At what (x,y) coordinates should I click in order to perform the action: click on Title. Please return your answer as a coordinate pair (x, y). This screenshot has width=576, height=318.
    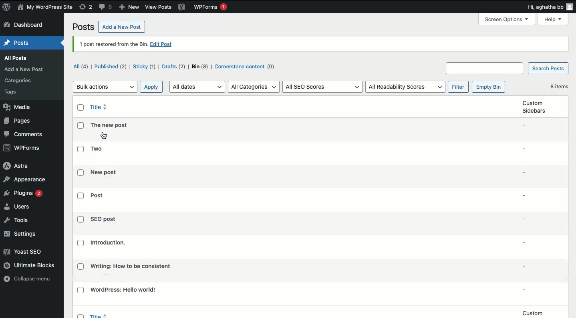
    Looking at the image, I should click on (103, 219).